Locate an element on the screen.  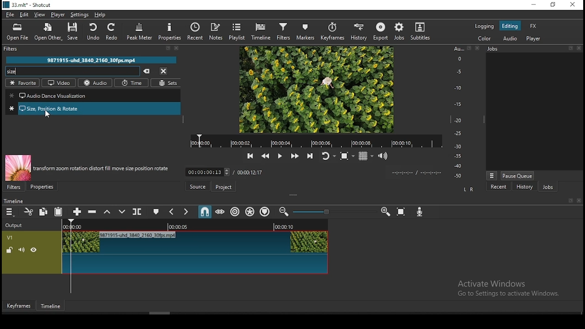
9871915-uhd_3840_2160_30fps.mp4 is located at coordinates (89, 60).